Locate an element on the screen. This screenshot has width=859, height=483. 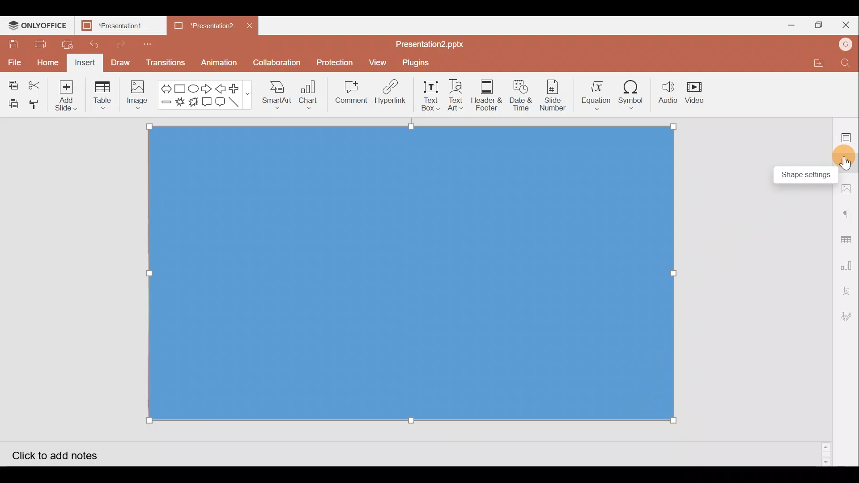
Image is located at coordinates (137, 95).